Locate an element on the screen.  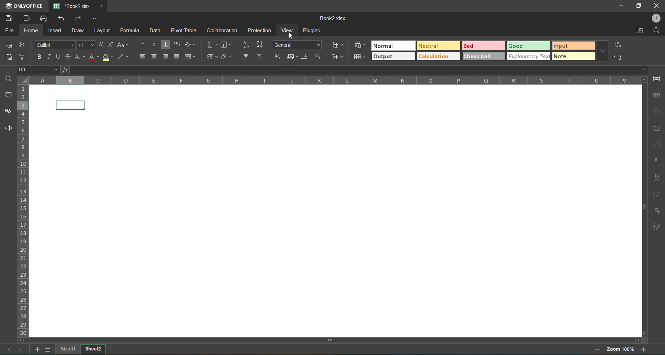
zoom factor is located at coordinates (620, 350).